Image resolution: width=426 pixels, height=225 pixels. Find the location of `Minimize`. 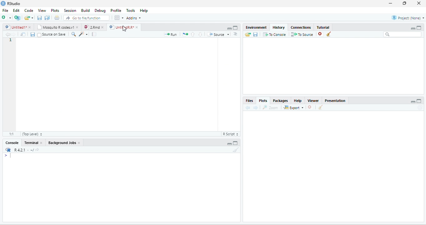

Minimize is located at coordinates (413, 102).